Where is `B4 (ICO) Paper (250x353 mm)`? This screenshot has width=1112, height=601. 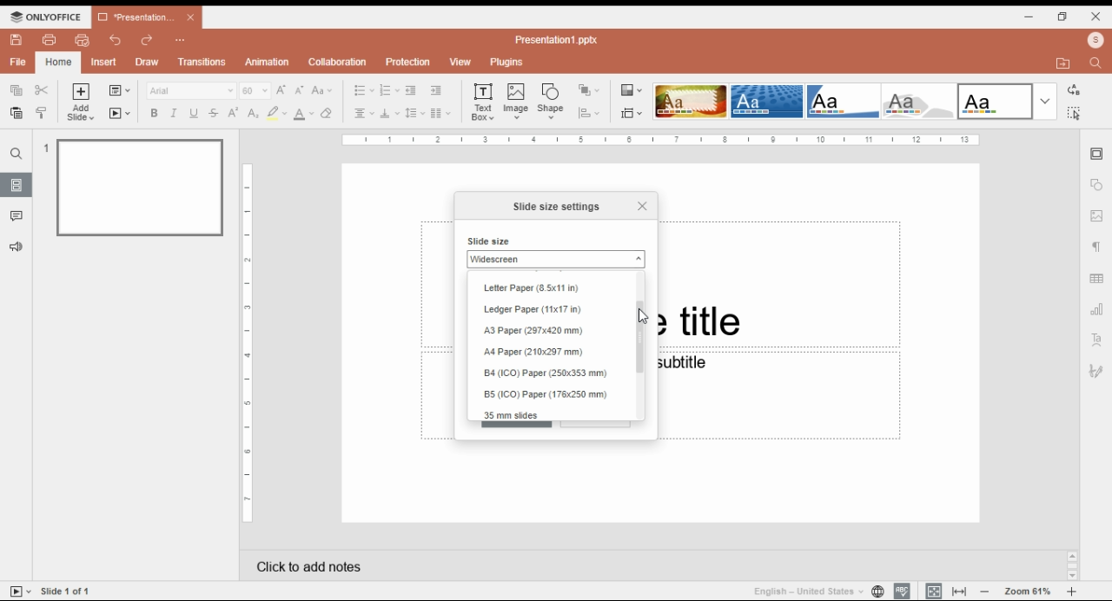
B4 (ICO) Paper (250x353 mm) is located at coordinates (550, 374).